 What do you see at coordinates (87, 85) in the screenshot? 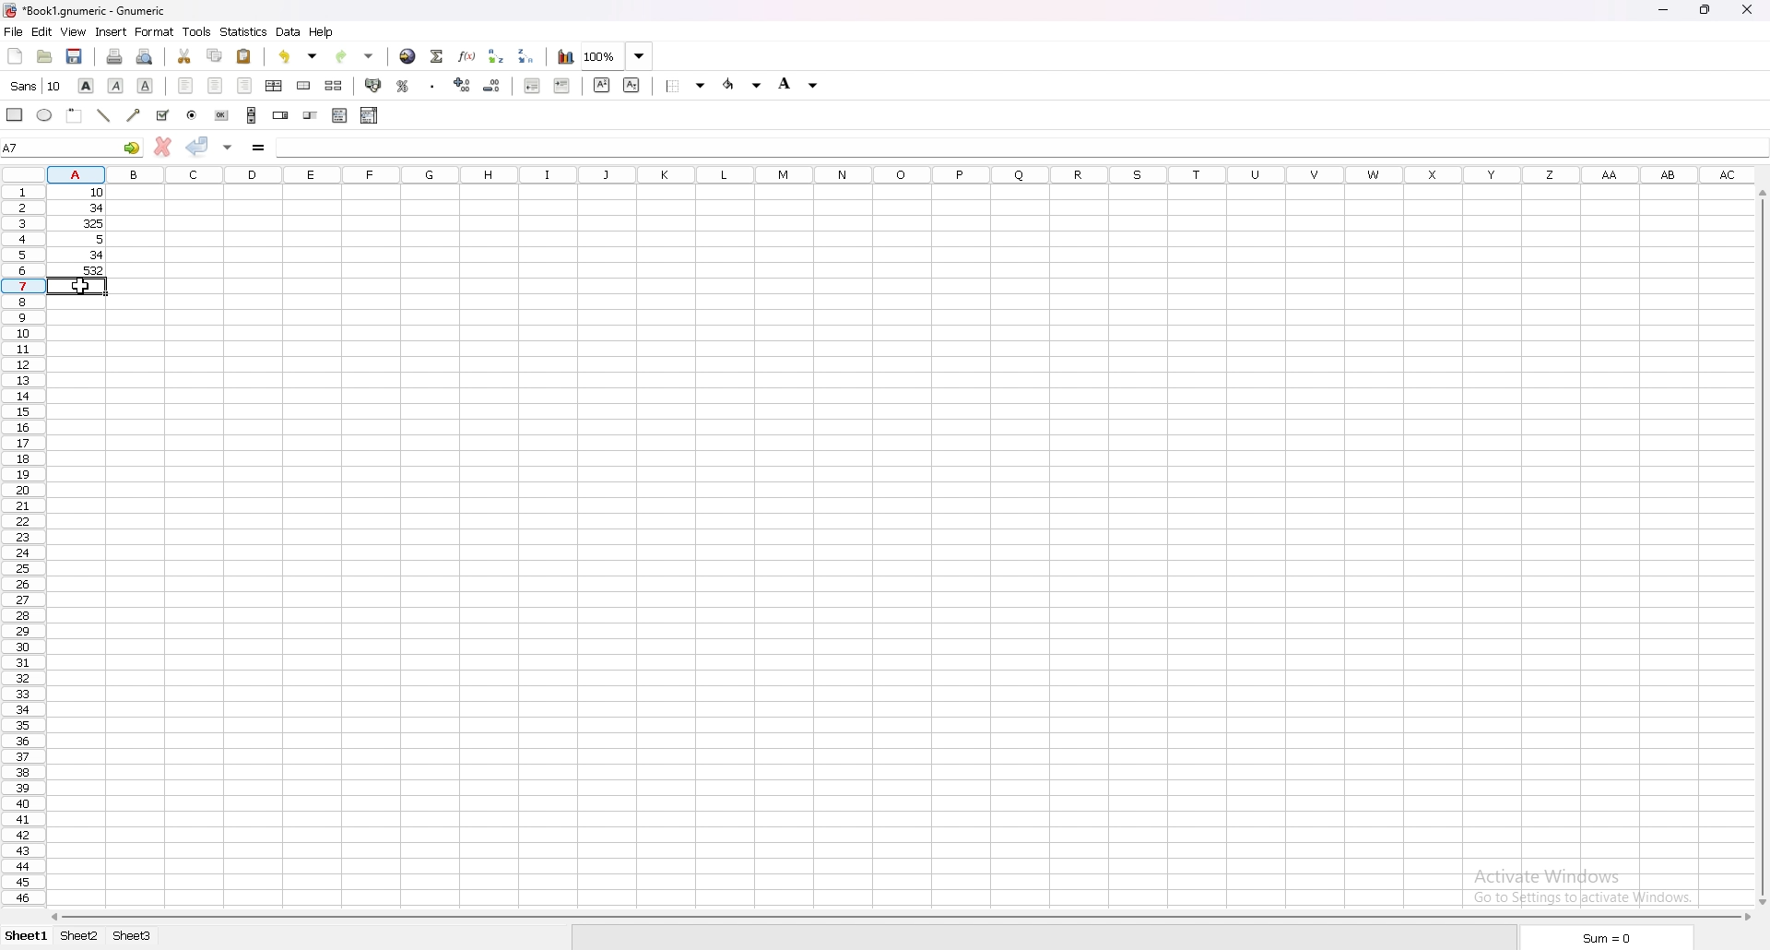
I see `bold` at bounding box center [87, 85].